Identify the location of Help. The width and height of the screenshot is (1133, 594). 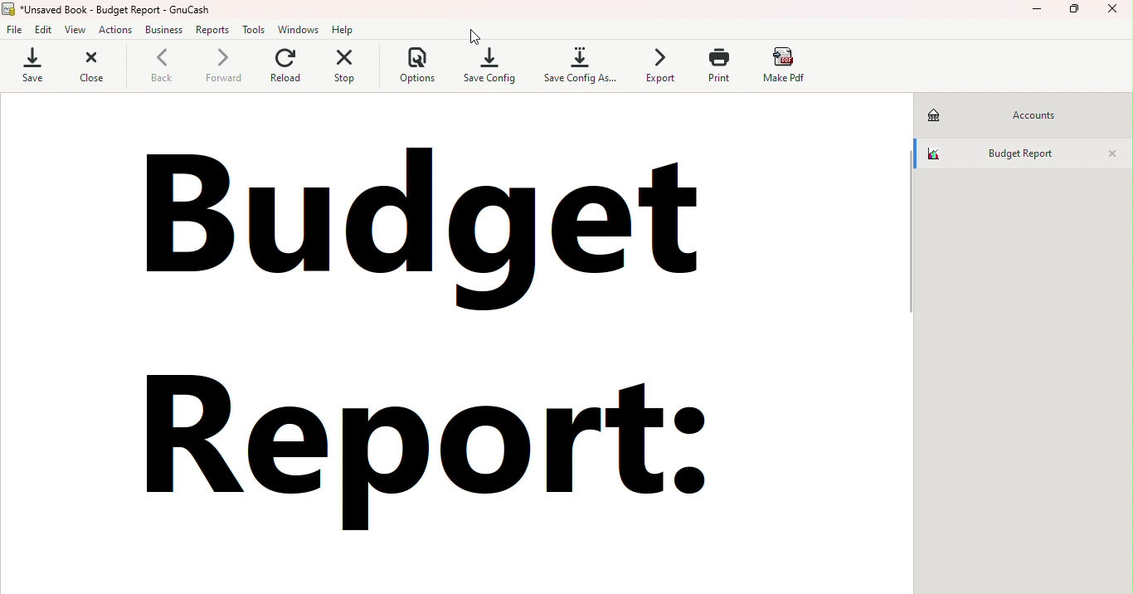
(345, 29).